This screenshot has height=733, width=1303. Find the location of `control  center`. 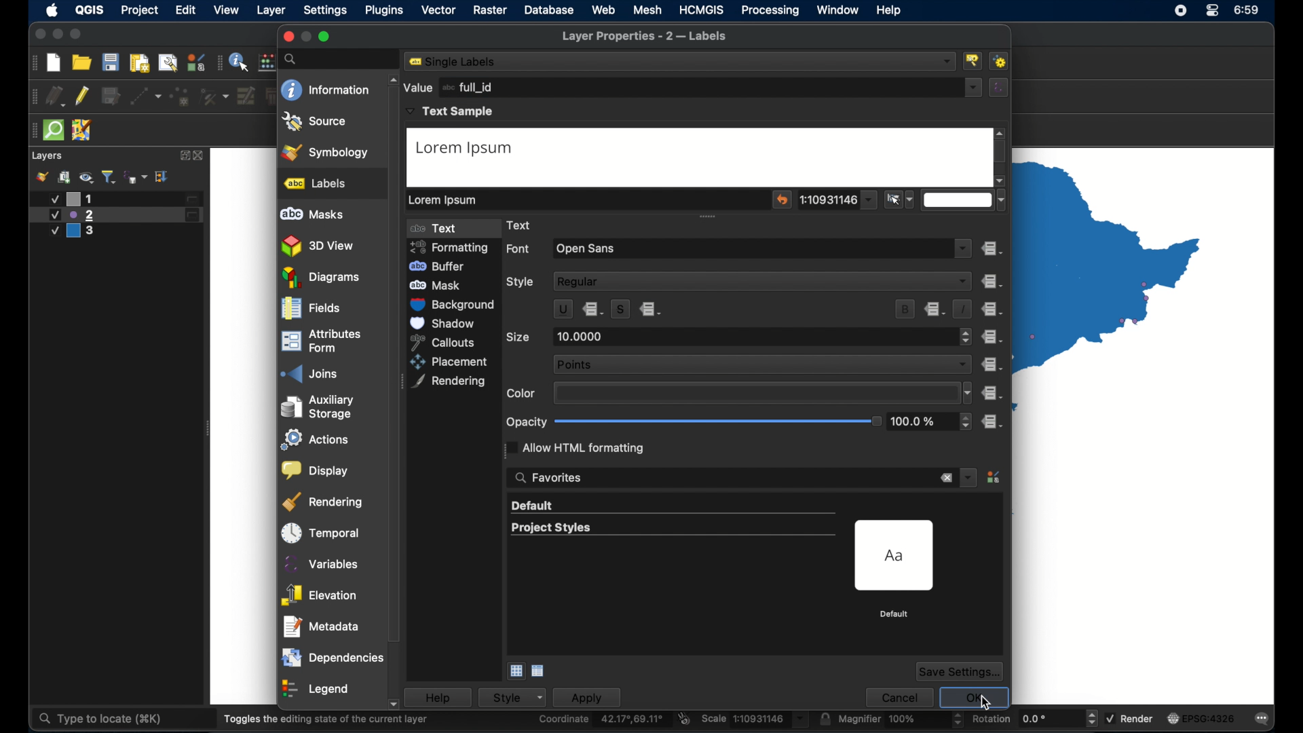

control  center is located at coordinates (1179, 12).